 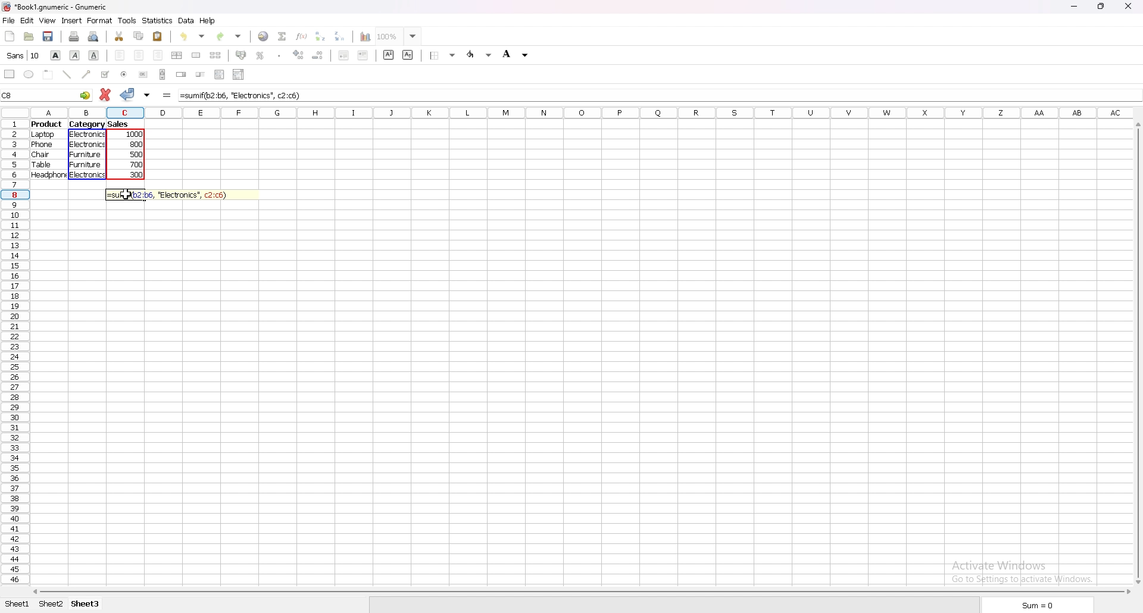 What do you see at coordinates (10, 74) in the screenshot?
I see `rectangle` at bounding box center [10, 74].